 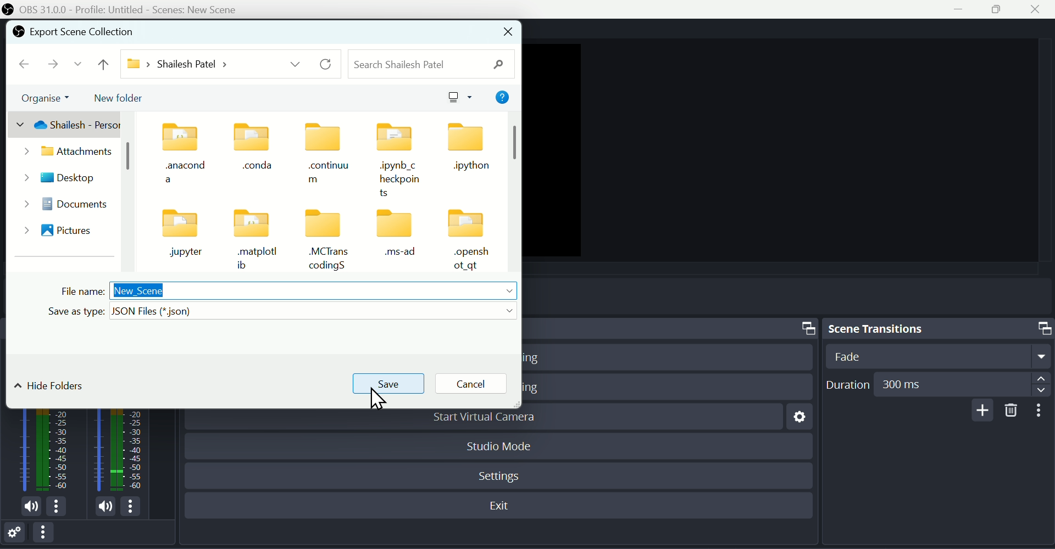 What do you see at coordinates (60, 508) in the screenshot?
I see `more options` at bounding box center [60, 508].